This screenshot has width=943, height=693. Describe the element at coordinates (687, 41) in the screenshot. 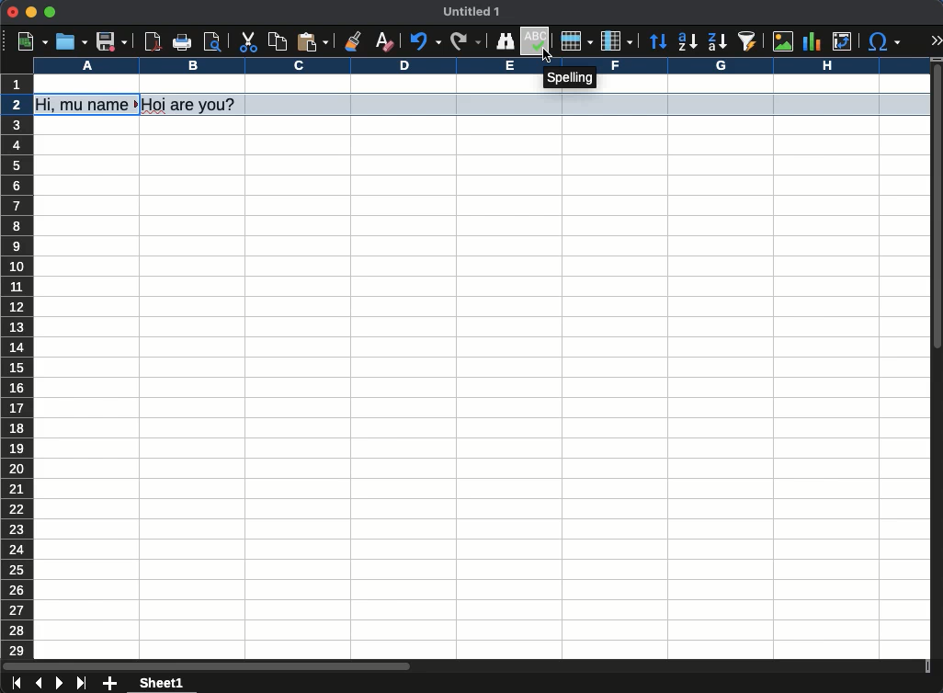

I see `ascending` at that location.